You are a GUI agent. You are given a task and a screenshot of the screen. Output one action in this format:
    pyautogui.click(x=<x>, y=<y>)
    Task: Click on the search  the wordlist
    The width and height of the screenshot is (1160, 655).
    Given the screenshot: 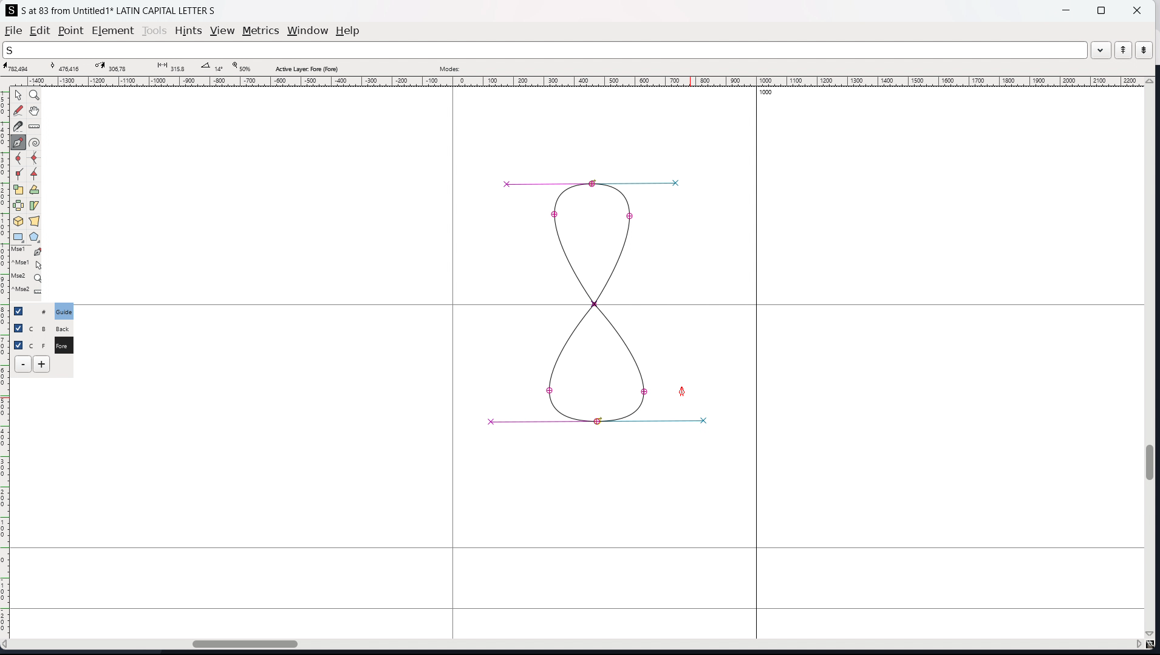 What is the action you would take?
    pyautogui.click(x=545, y=50)
    